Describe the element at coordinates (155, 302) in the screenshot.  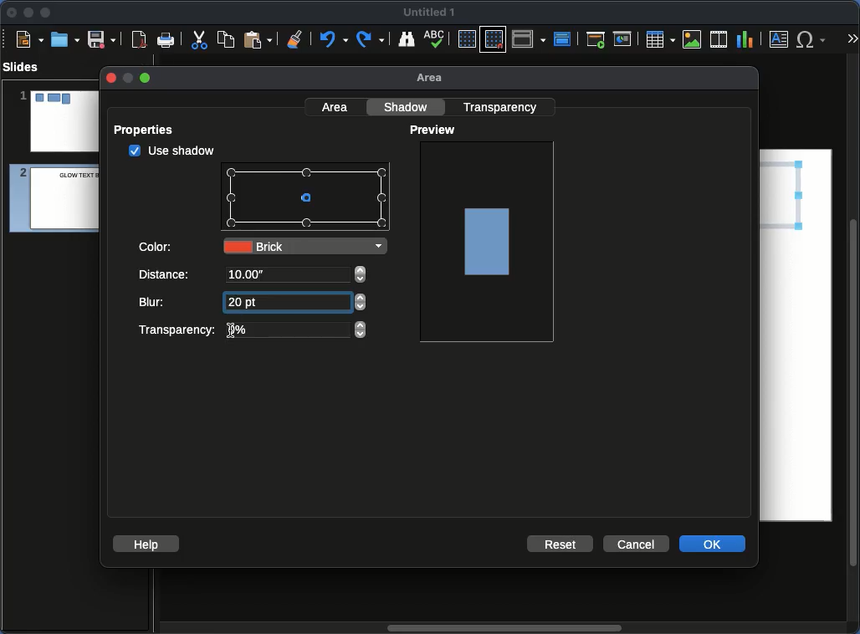
I see `Blur` at that location.